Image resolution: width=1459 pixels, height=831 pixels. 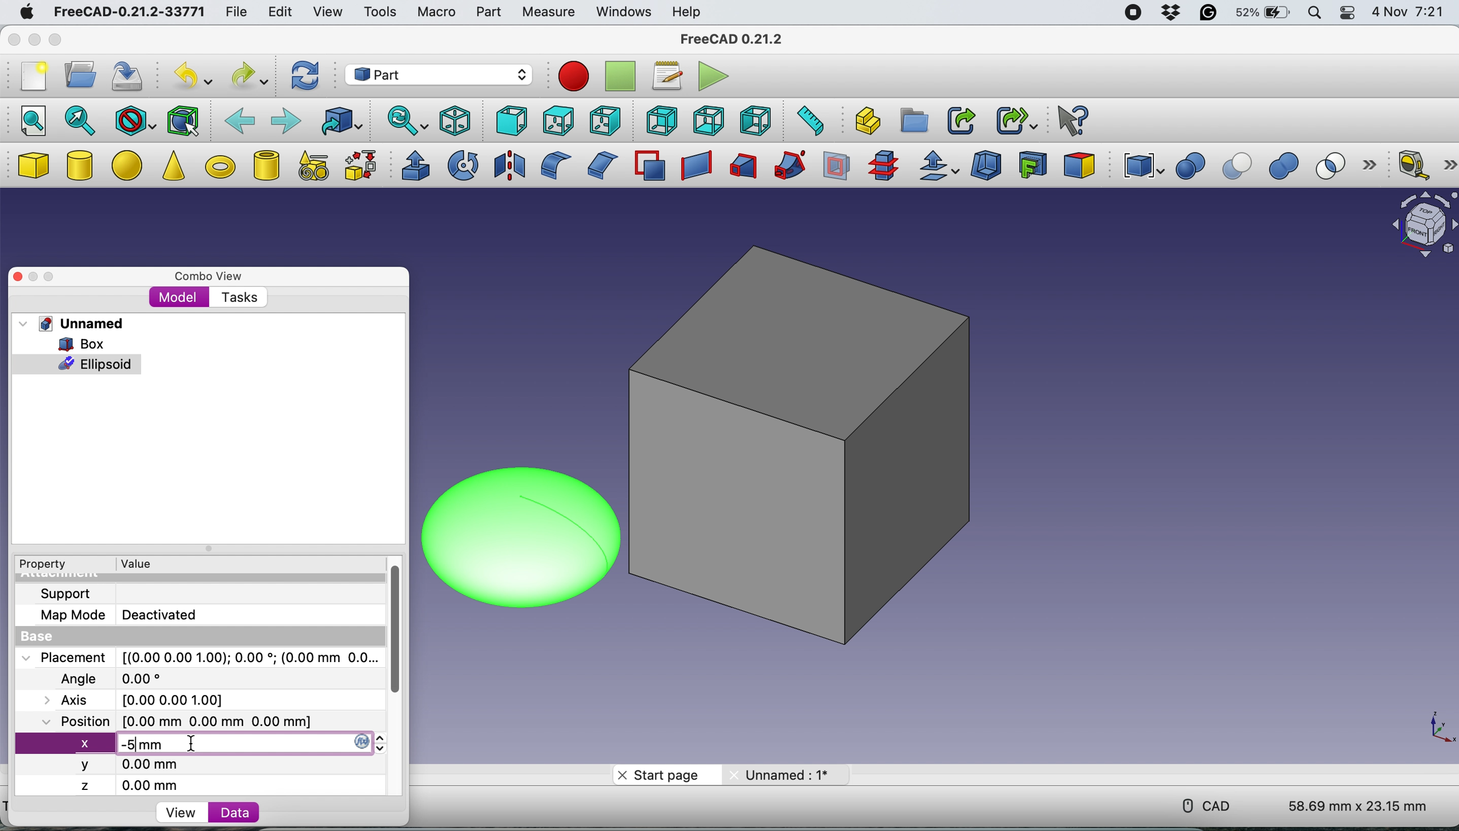 I want to click on draw style, so click(x=135, y=122).